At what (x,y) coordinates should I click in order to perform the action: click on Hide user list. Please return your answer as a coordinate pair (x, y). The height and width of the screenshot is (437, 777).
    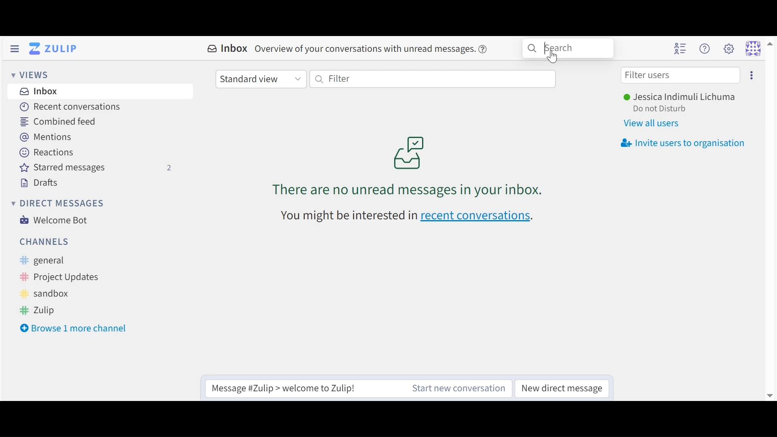
    Looking at the image, I should click on (681, 49).